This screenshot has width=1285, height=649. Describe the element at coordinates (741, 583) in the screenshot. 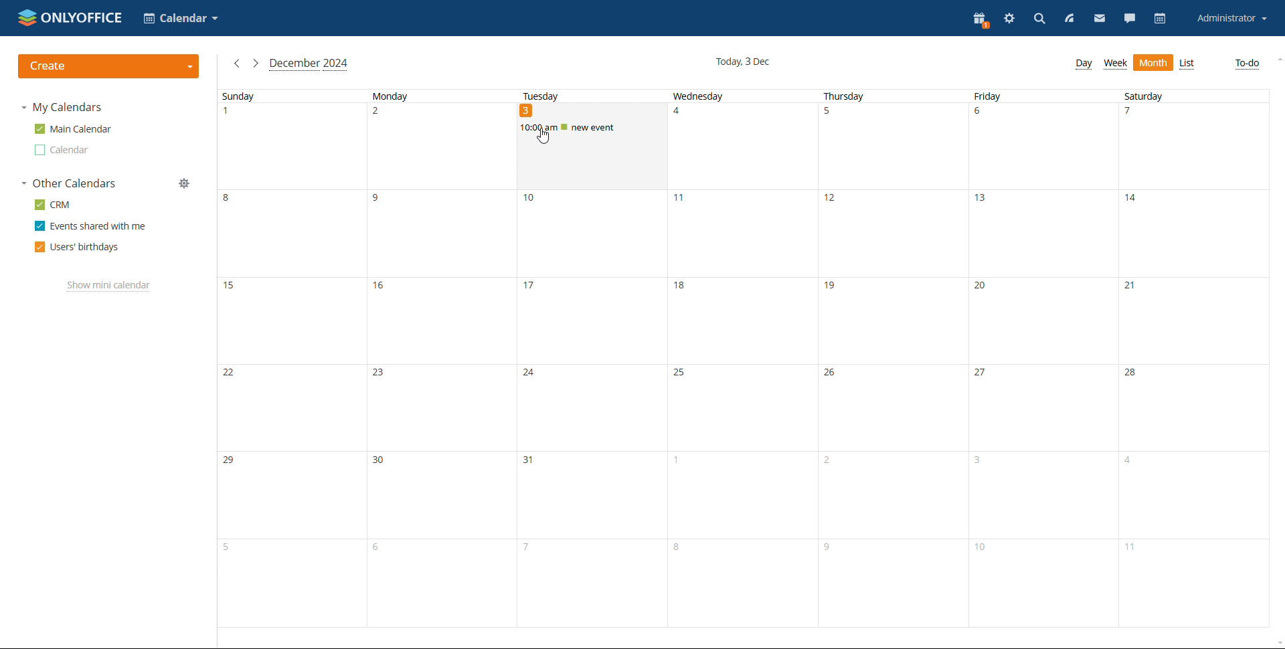

I see `8` at that location.